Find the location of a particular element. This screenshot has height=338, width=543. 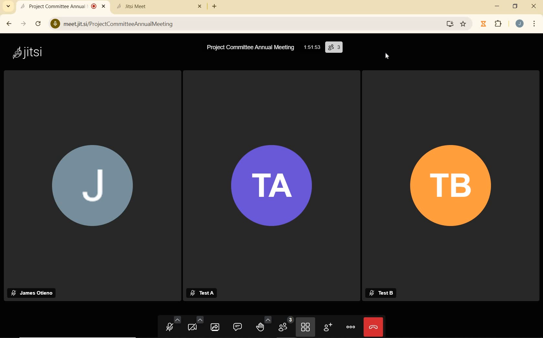

more actions is located at coordinates (350, 327).